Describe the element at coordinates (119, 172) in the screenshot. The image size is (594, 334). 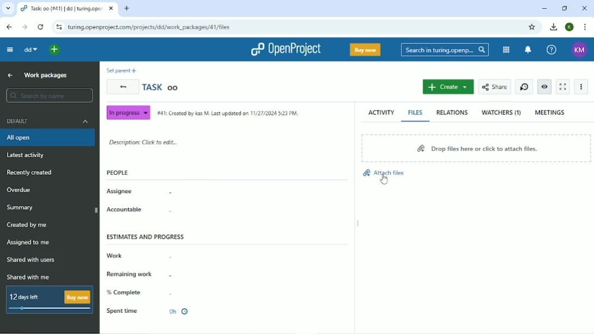
I see `People` at that location.